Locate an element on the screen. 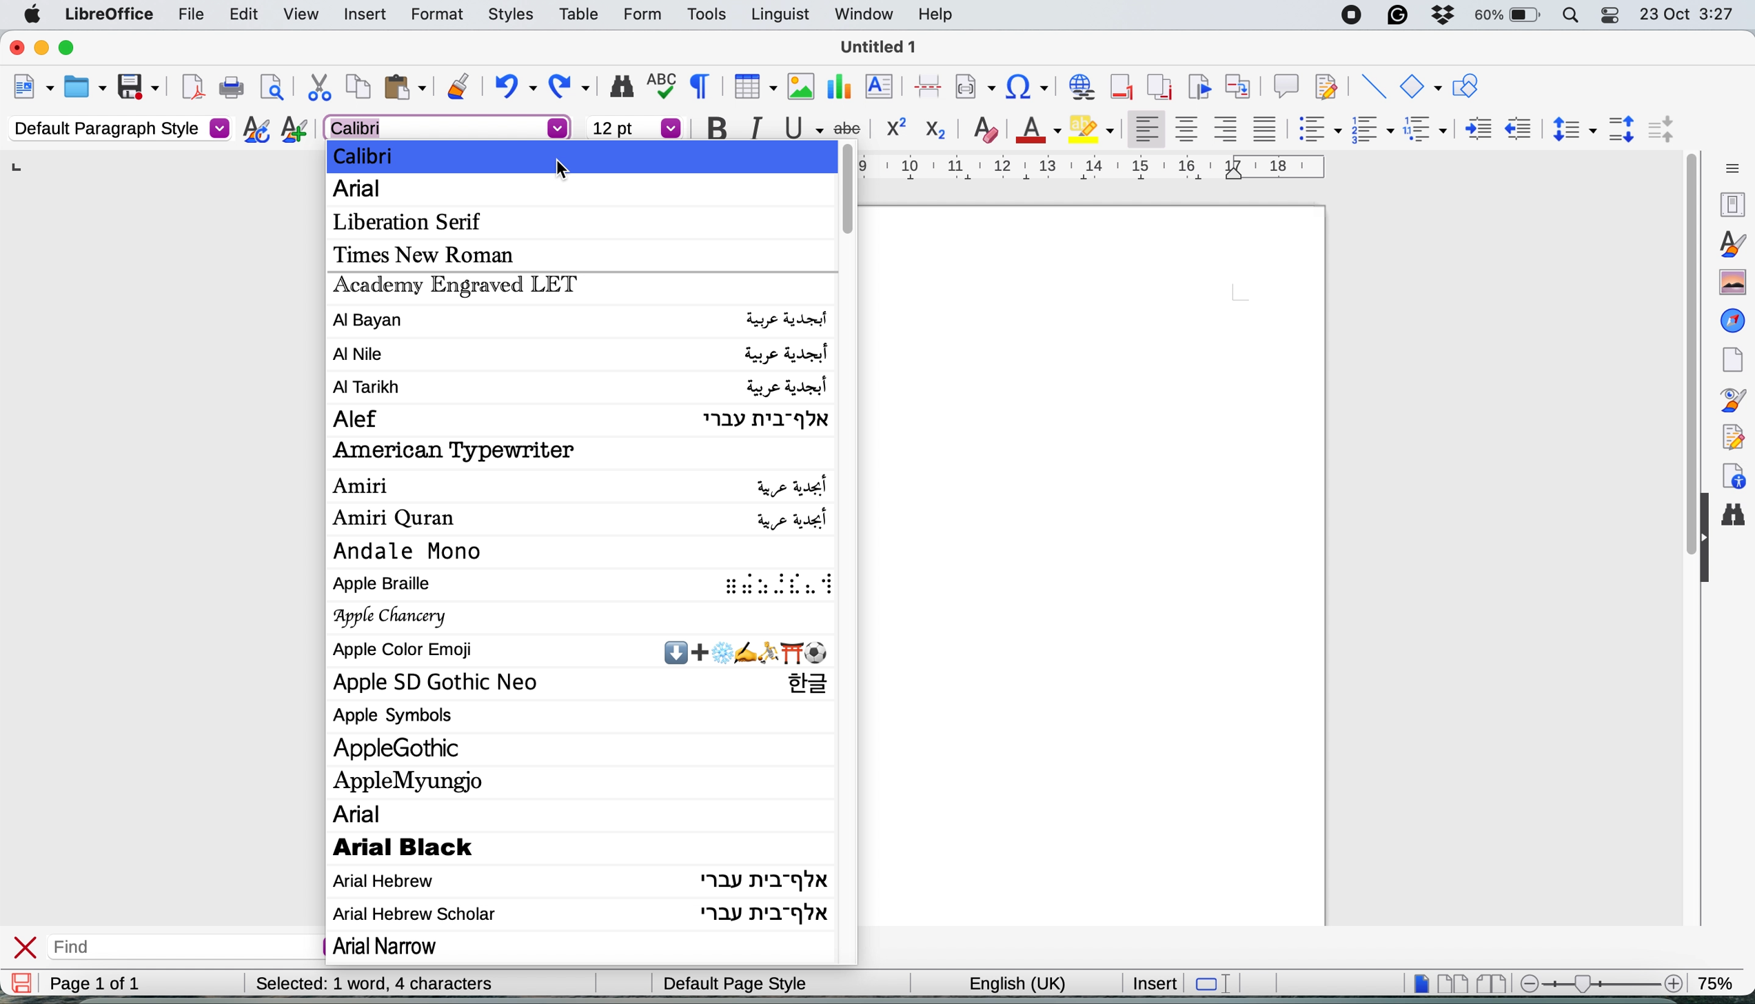 The width and height of the screenshot is (1755, 1004). insert chart is located at coordinates (838, 85).